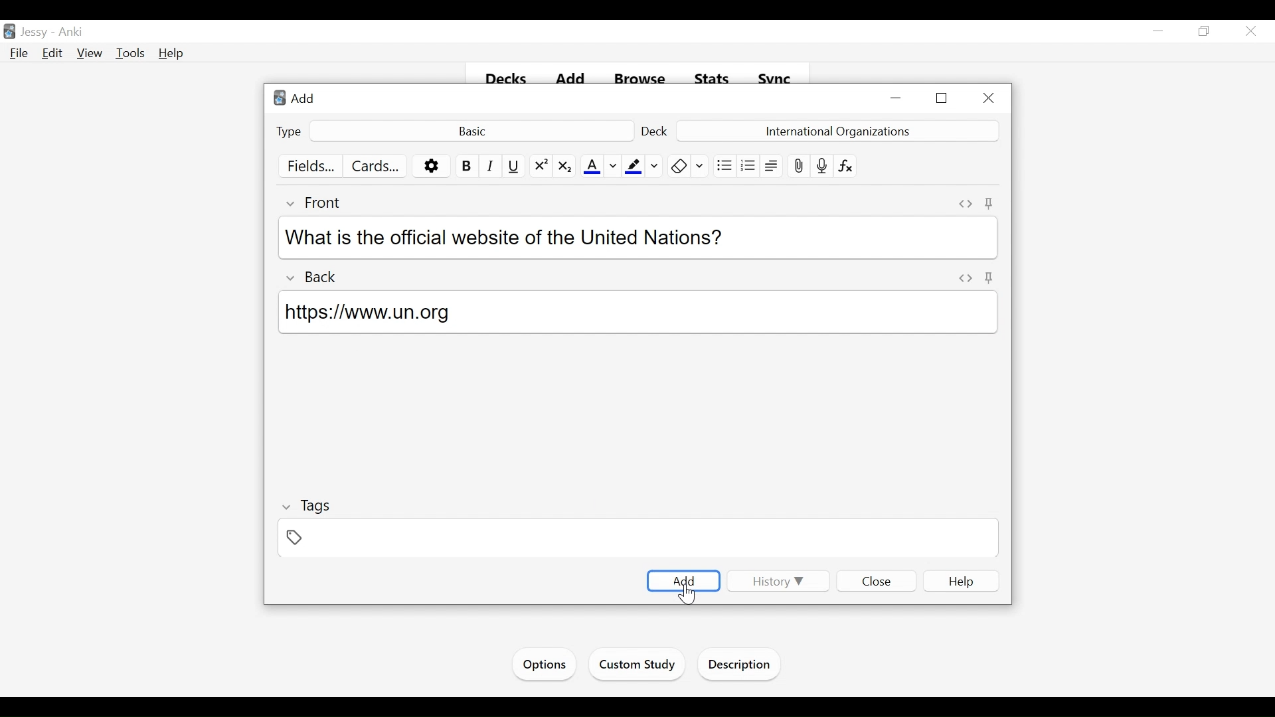 The height and width of the screenshot is (717, 1275). I want to click on Deck Name, so click(836, 130).